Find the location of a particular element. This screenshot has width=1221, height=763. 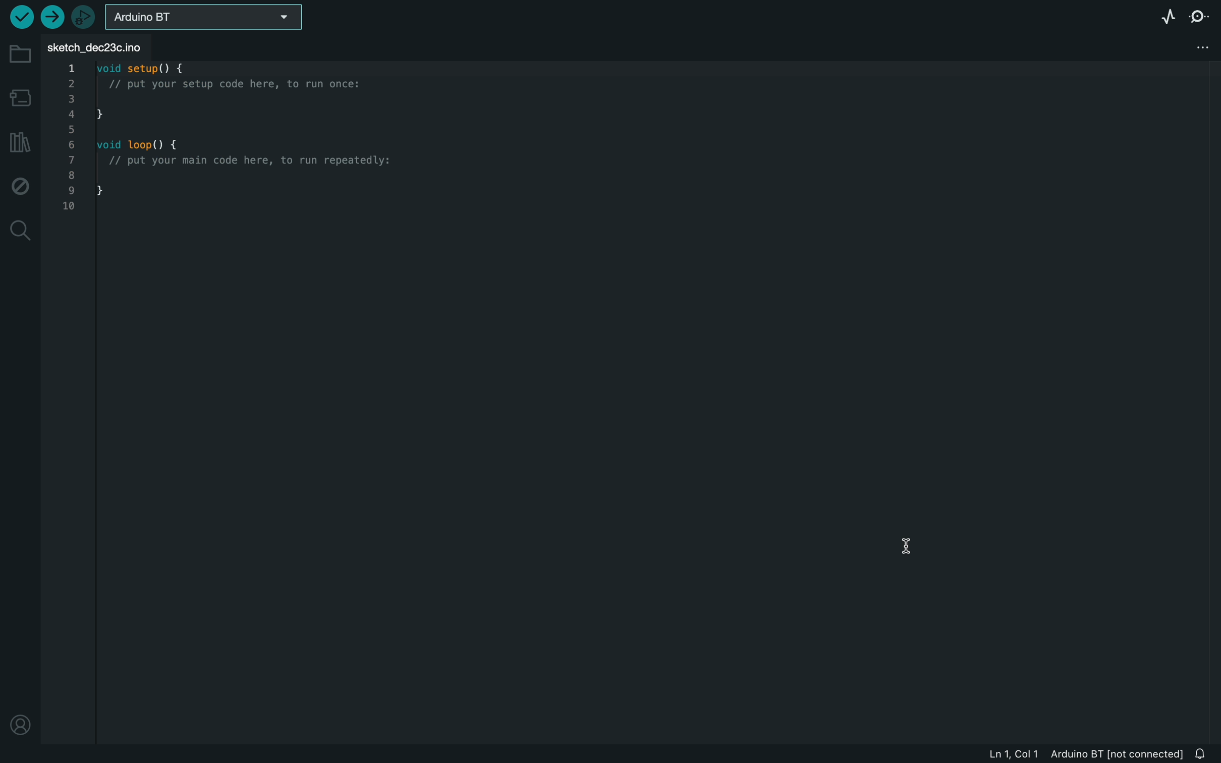

Notifications  is located at coordinates (1203, 751).